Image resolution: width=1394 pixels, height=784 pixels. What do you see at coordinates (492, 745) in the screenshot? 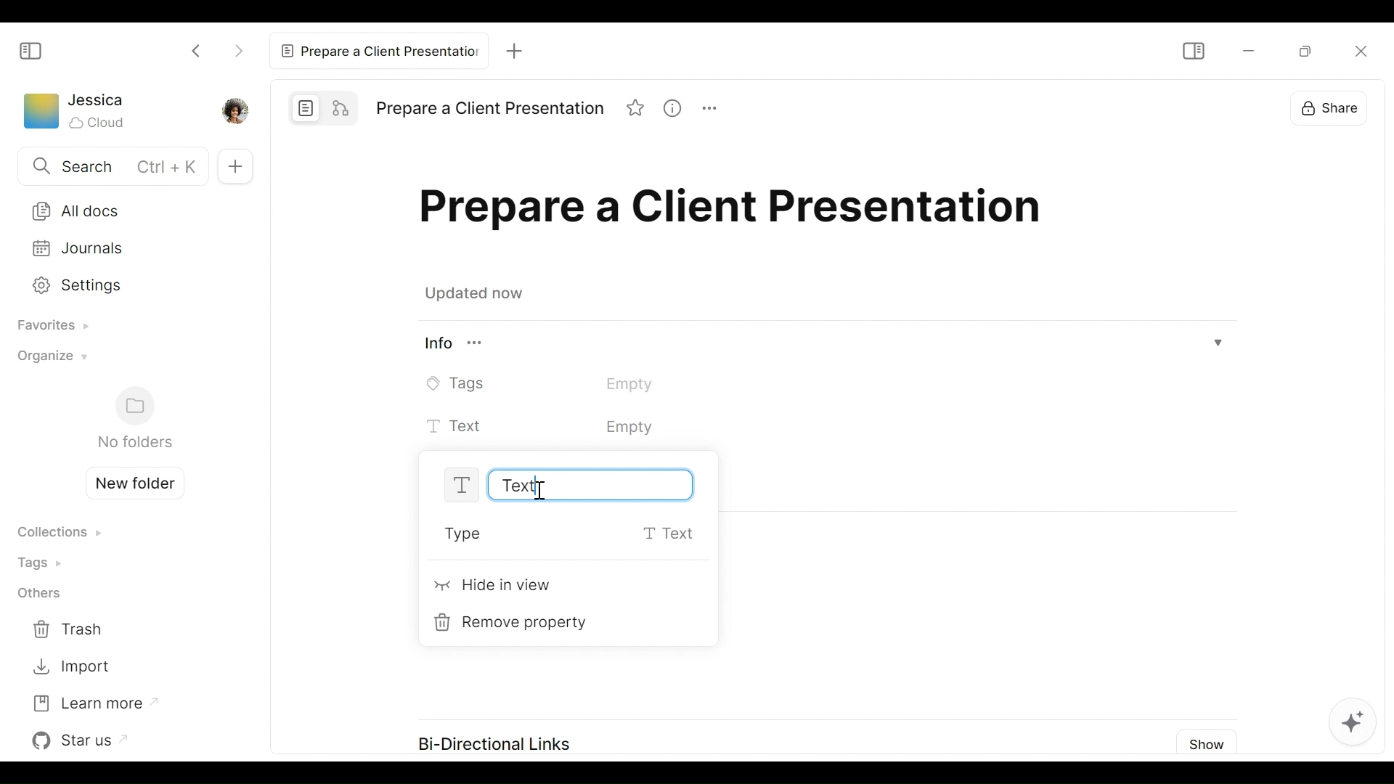
I see `Bi-Directional Links` at bounding box center [492, 745].